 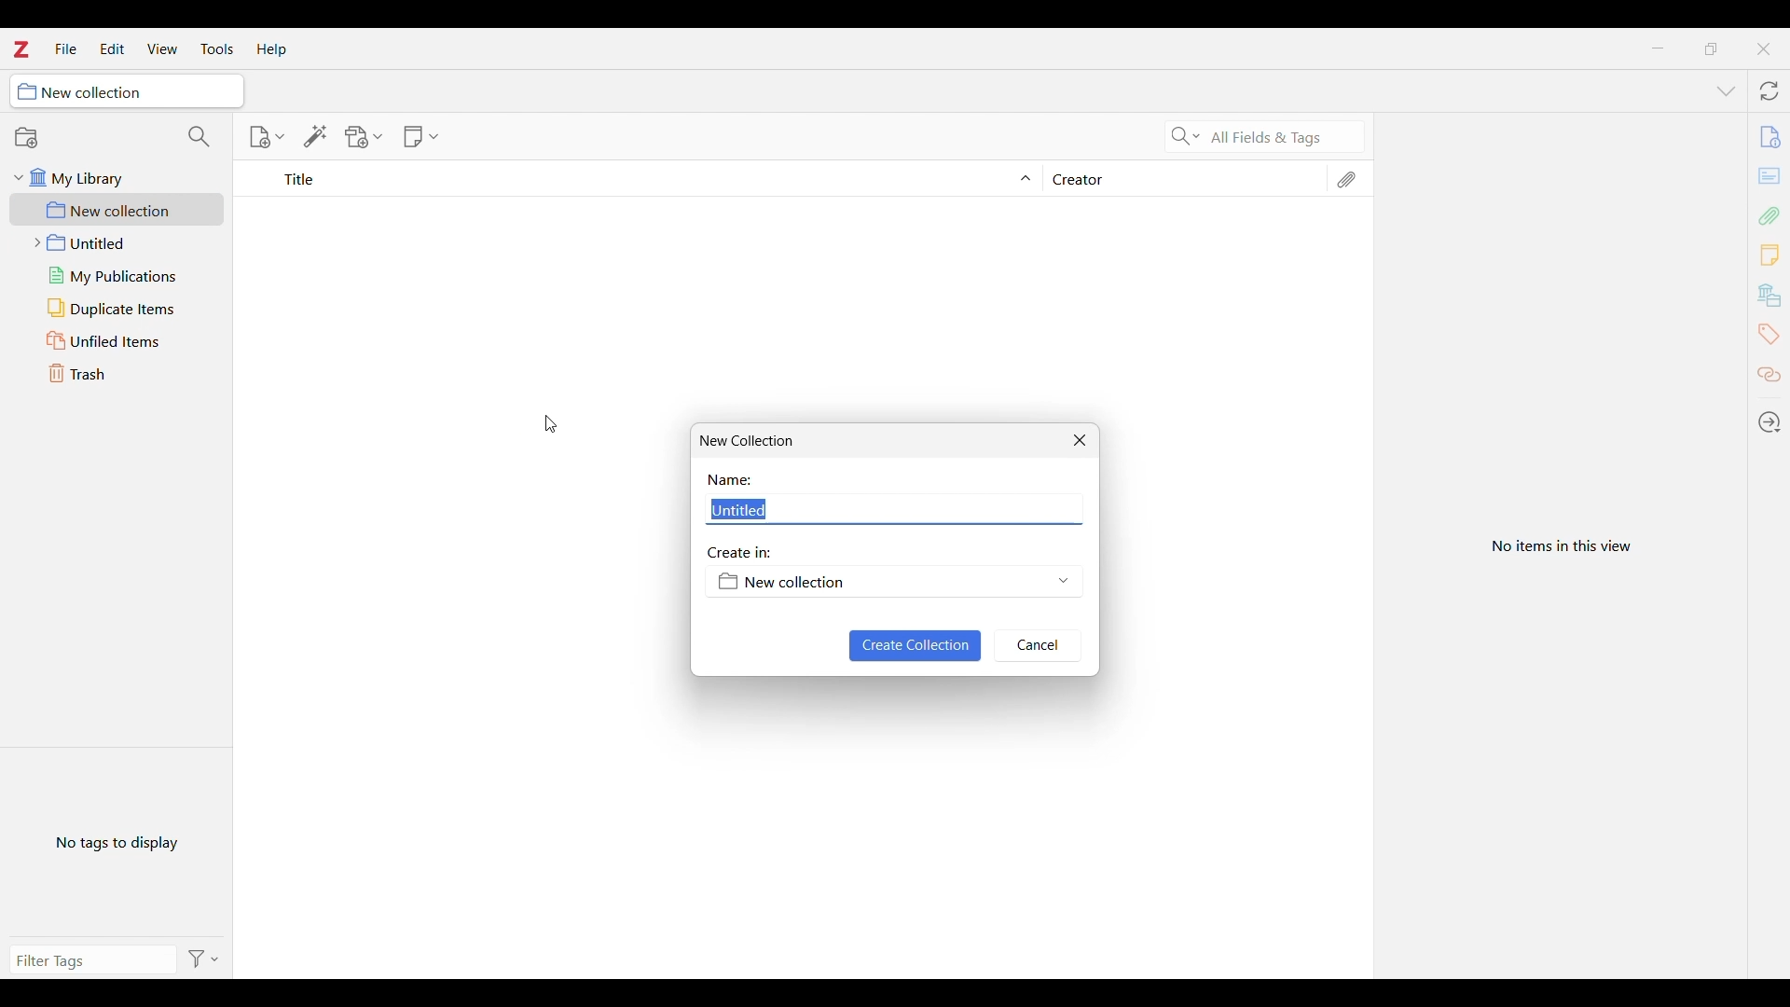 I want to click on Current collection, so click(x=126, y=91).